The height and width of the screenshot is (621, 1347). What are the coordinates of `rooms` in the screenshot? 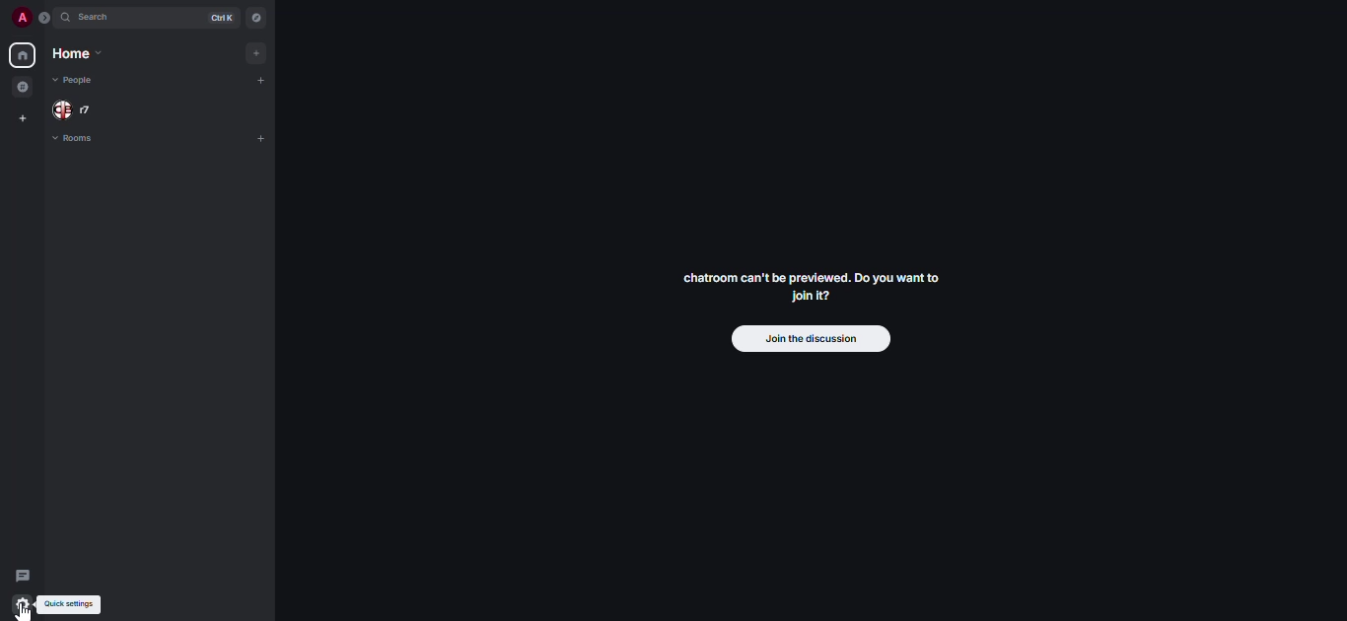 It's located at (73, 139).